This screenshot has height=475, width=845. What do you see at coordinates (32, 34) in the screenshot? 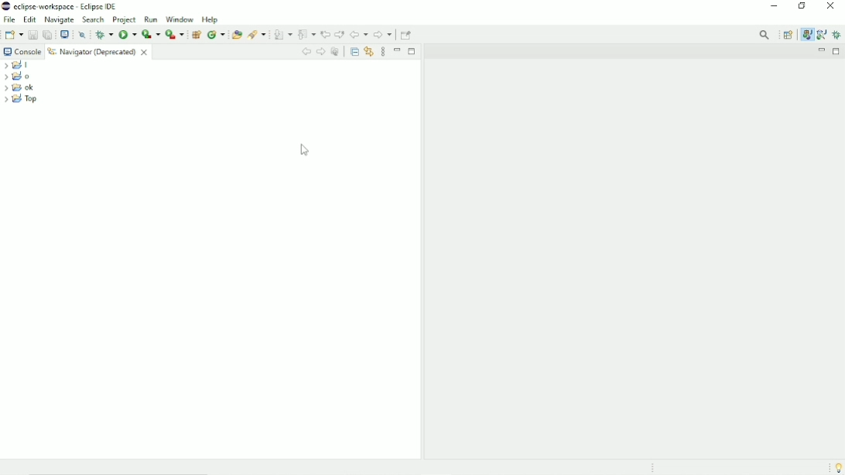
I see `Save` at bounding box center [32, 34].